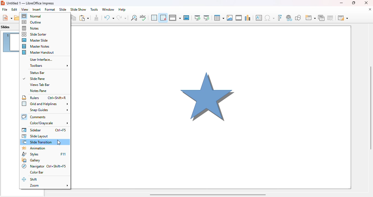  I want to click on window, so click(108, 10).